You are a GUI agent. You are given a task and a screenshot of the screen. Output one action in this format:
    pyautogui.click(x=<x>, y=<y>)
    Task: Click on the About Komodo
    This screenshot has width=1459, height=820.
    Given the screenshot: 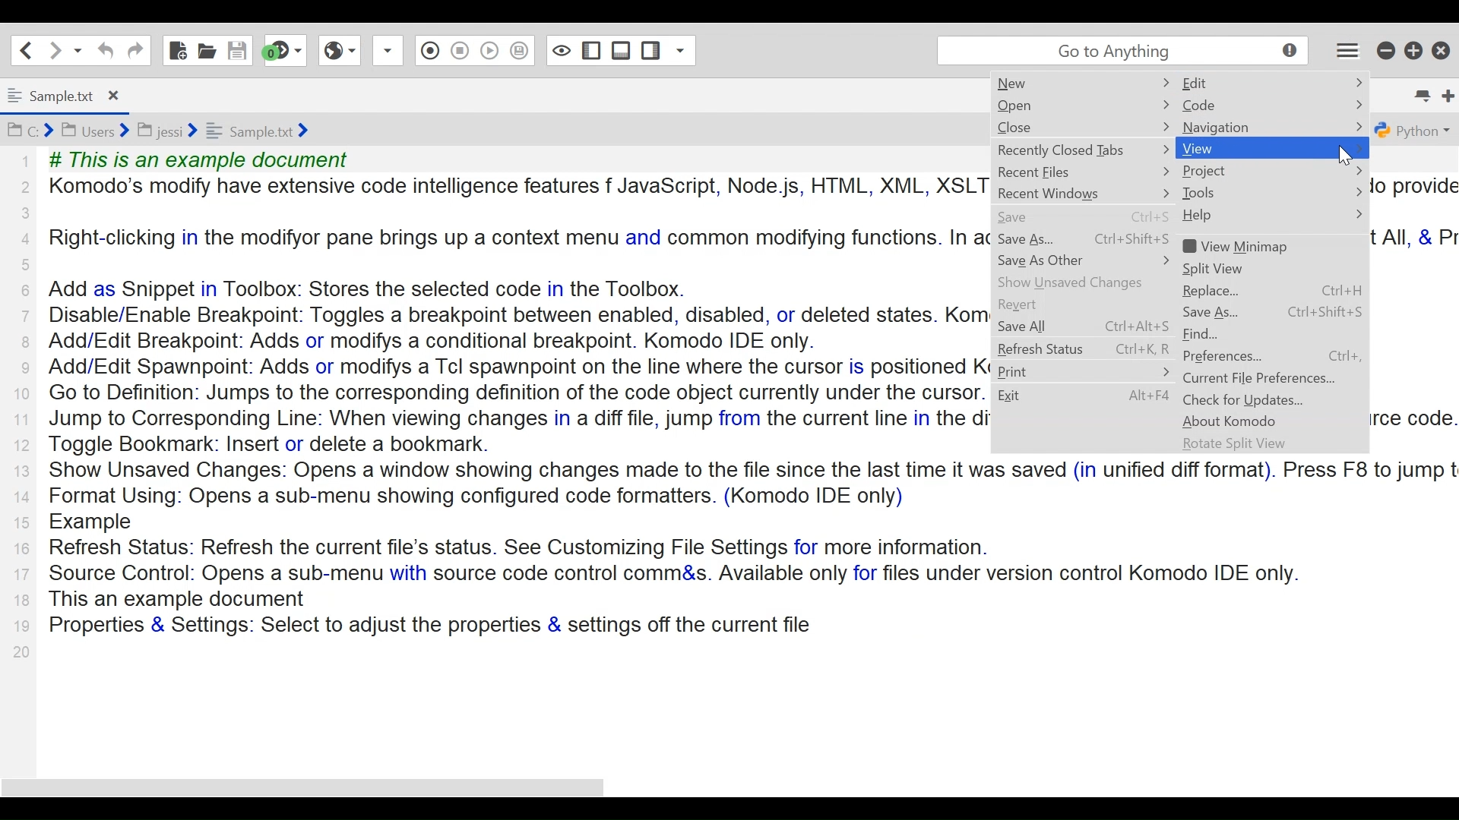 What is the action you would take?
    pyautogui.click(x=1234, y=421)
    